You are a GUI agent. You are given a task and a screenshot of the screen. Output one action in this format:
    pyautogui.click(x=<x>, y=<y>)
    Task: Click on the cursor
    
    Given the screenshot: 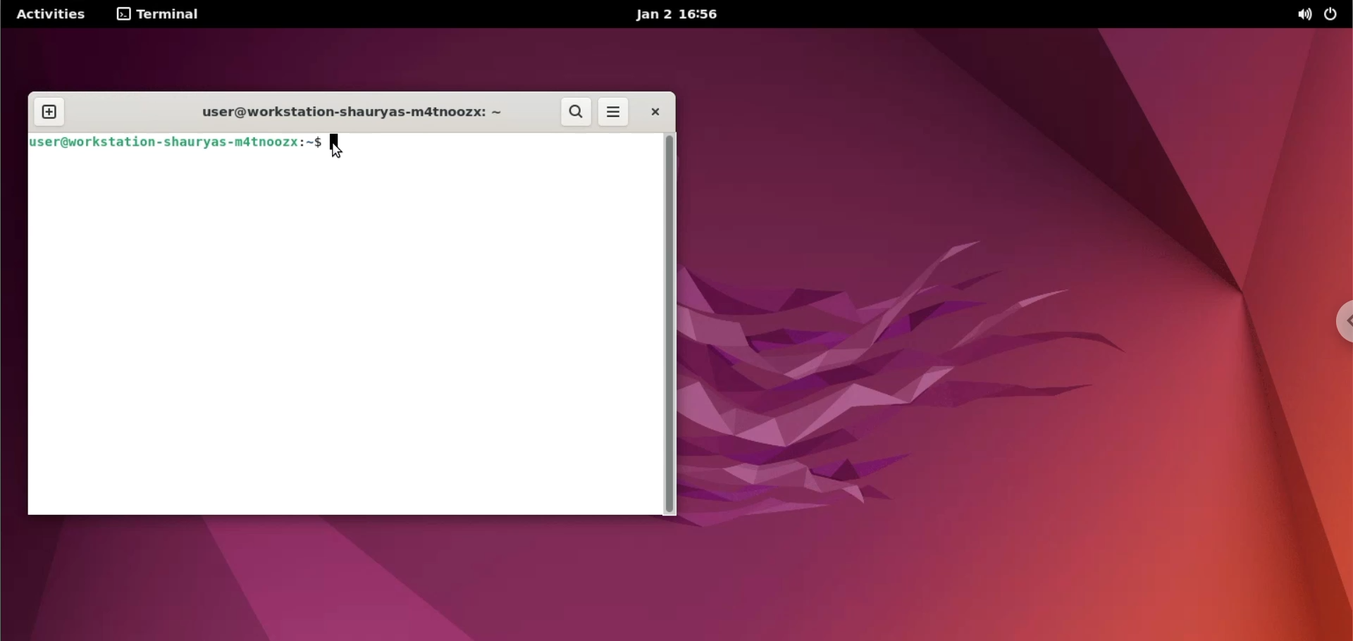 What is the action you would take?
    pyautogui.click(x=339, y=146)
    